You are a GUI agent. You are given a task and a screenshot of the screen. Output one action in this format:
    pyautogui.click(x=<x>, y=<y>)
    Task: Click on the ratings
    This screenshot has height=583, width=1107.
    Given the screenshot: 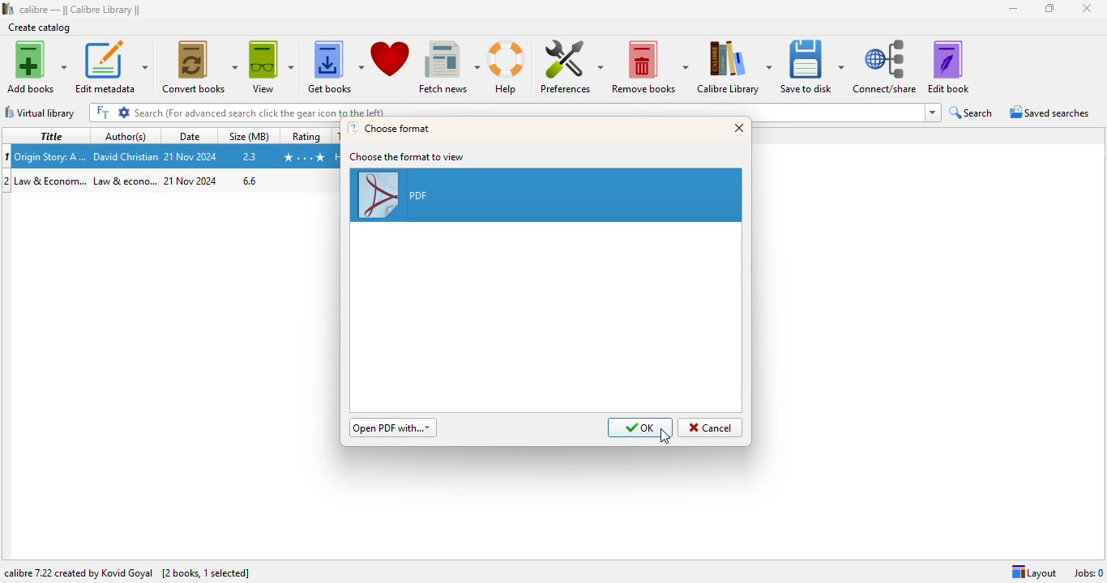 What is the action you would take?
    pyautogui.click(x=303, y=158)
    